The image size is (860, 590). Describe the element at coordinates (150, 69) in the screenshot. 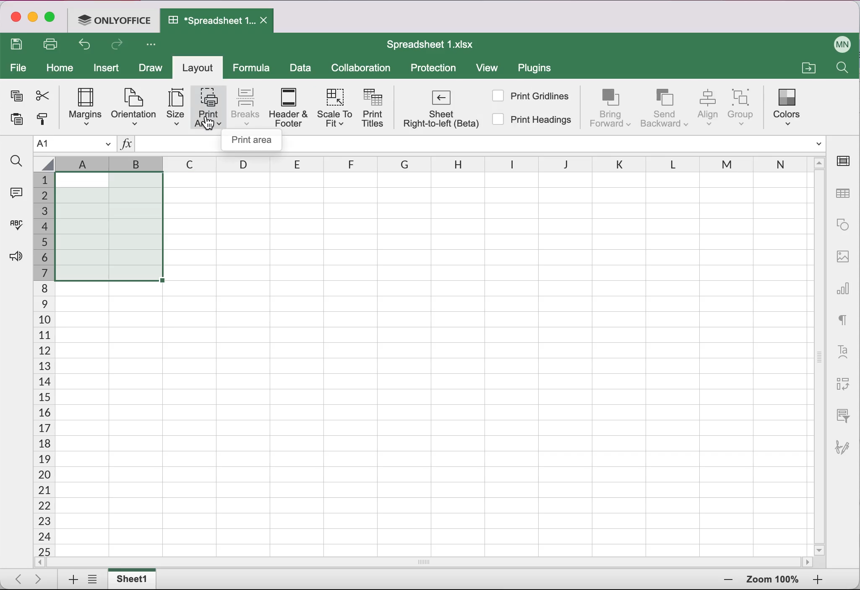

I see `draw` at that location.